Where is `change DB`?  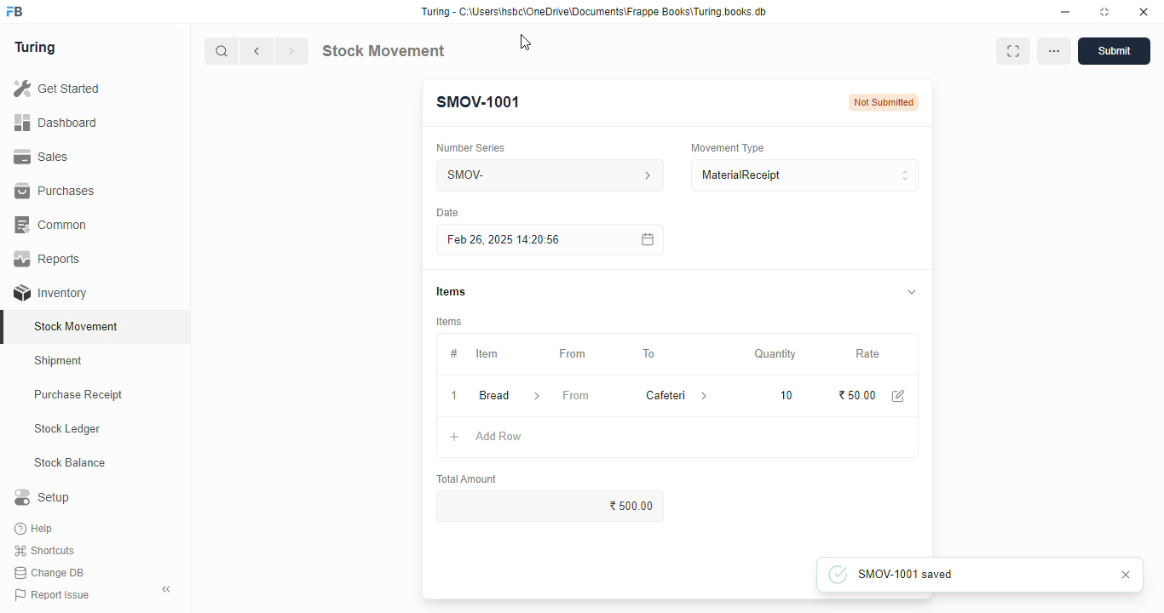
change DB is located at coordinates (49, 573).